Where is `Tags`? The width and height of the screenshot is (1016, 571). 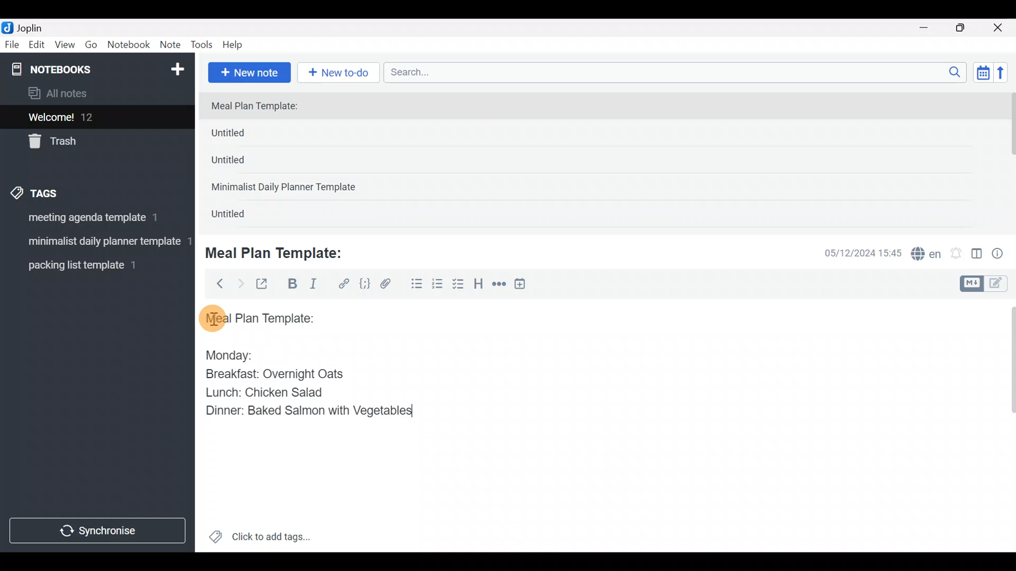 Tags is located at coordinates (59, 191).